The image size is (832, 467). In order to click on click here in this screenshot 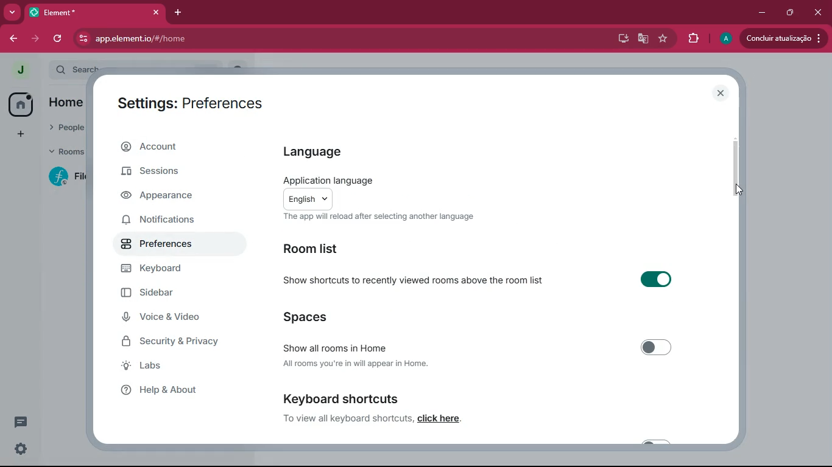, I will do `click(450, 420)`.